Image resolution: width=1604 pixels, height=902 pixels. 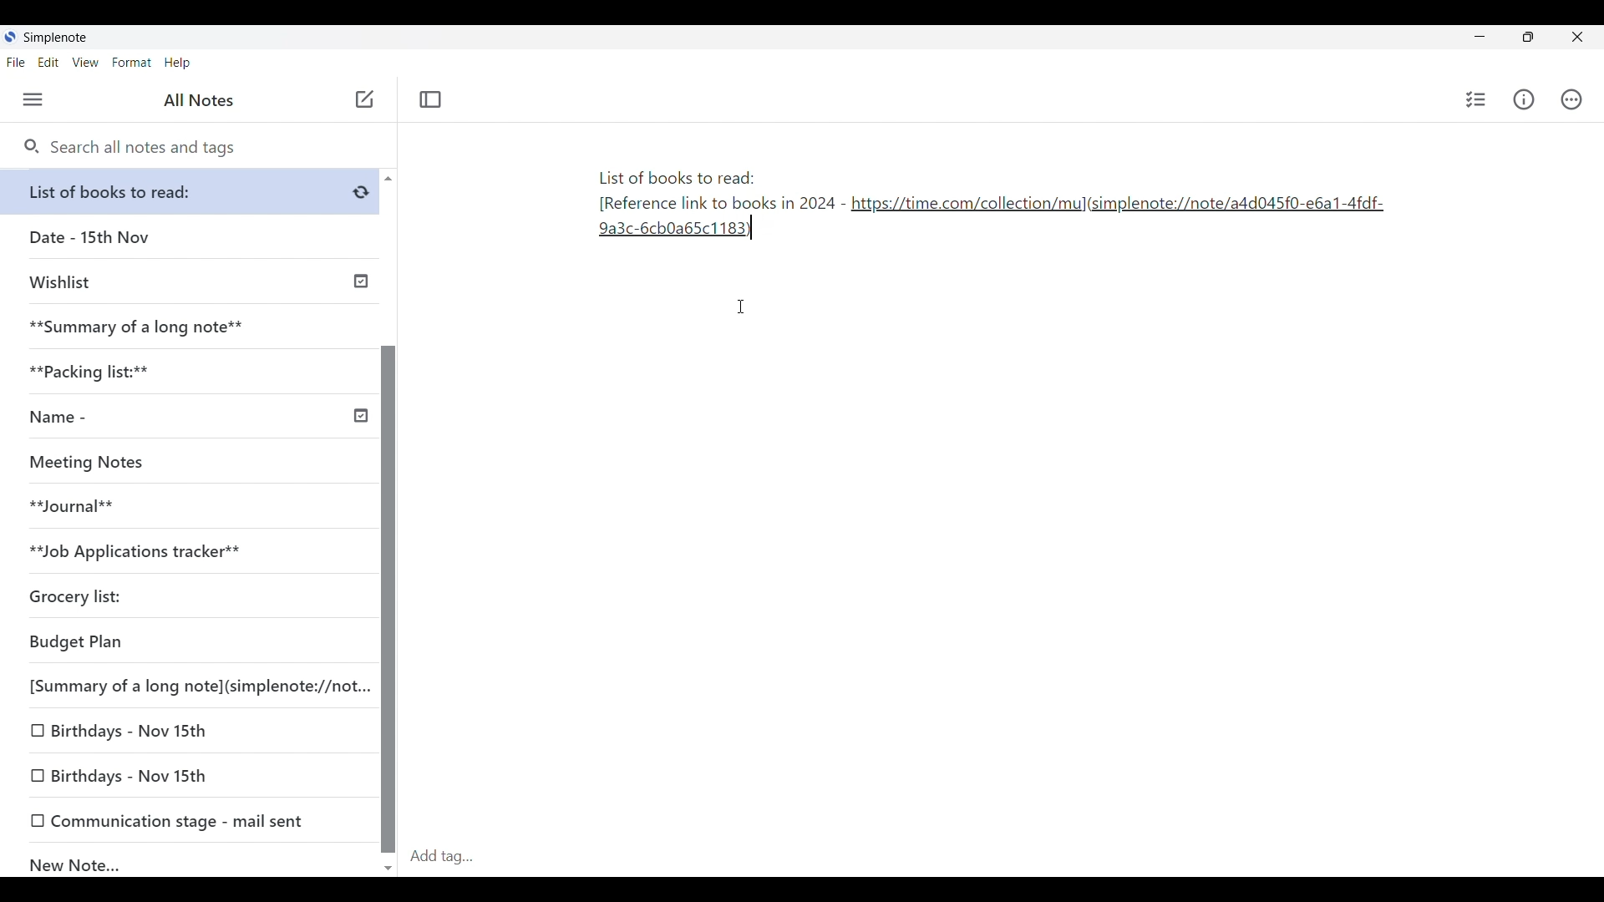 I want to click on Meeting Notes, so click(x=184, y=463).